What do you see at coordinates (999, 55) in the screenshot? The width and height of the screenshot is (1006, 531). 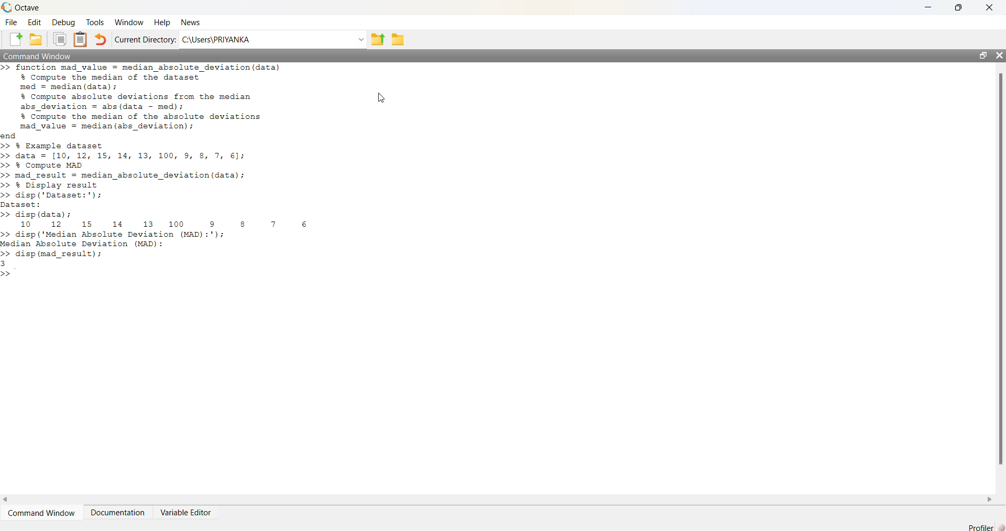 I see `close` at bounding box center [999, 55].